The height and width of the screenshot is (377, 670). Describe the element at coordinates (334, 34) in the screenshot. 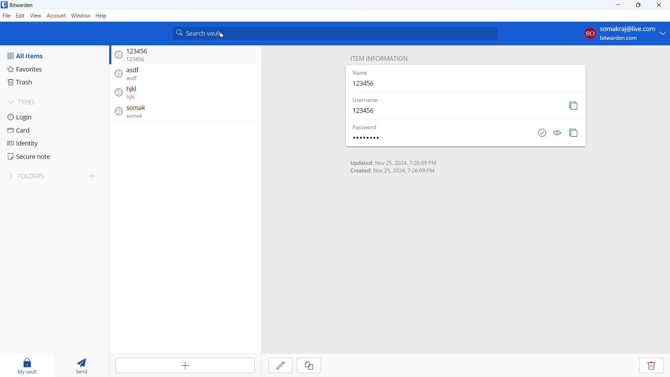

I see `search vault` at that location.